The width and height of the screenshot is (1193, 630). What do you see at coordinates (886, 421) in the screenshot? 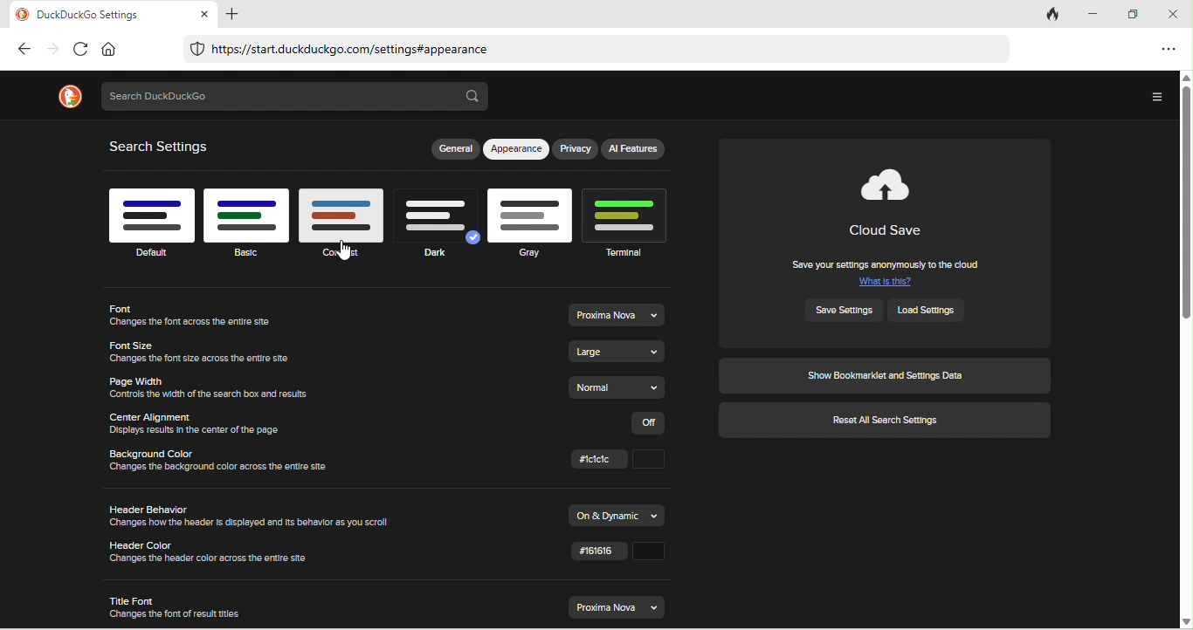
I see `reset all search settings` at bounding box center [886, 421].